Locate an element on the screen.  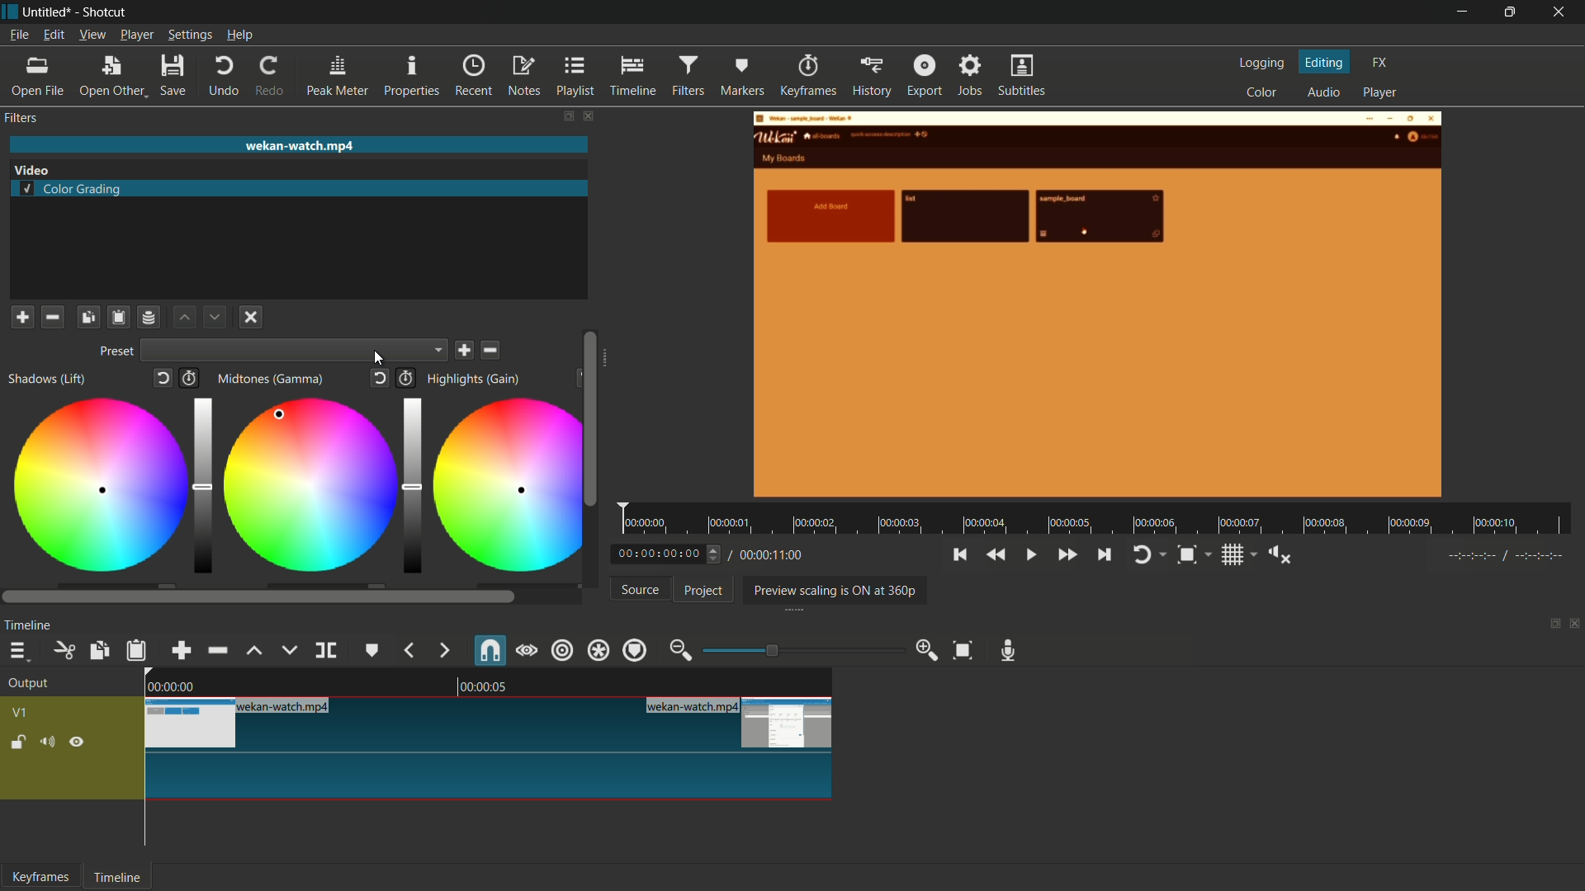
quickly play backward is located at coordinates (995, 555).